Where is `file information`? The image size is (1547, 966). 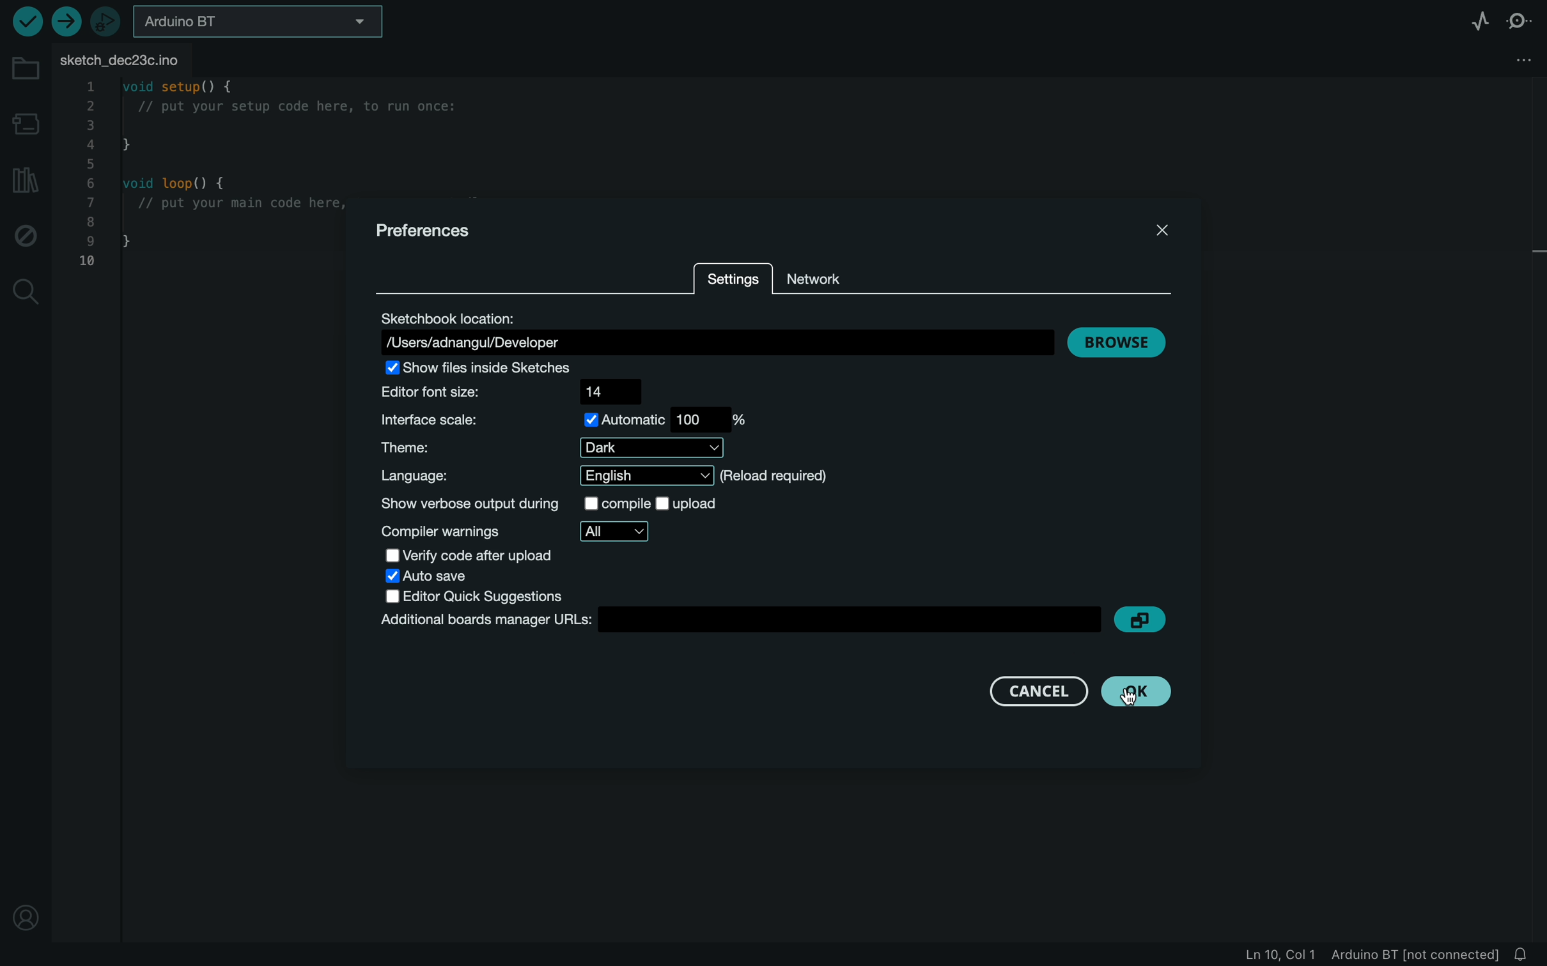 file information is located at coordinates (1358, 955).